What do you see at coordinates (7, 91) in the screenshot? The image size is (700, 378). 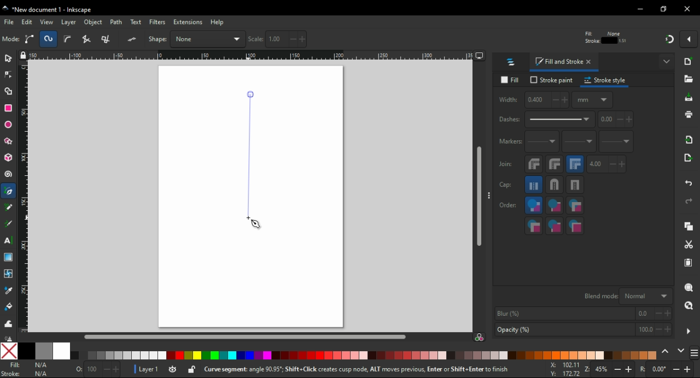 I see `shape builder tool` at bounding box center [7, 91].